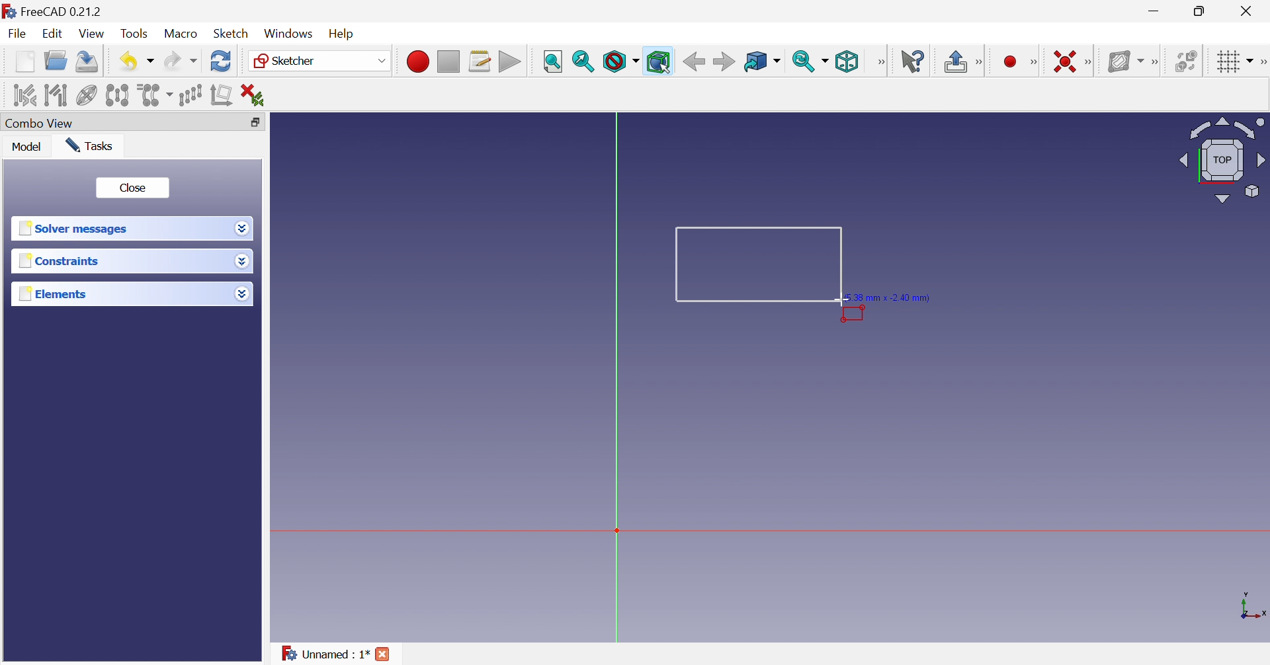  Describe the element at coordinates (319, 60) in the screenshot. I see `Sketcher` at that location.